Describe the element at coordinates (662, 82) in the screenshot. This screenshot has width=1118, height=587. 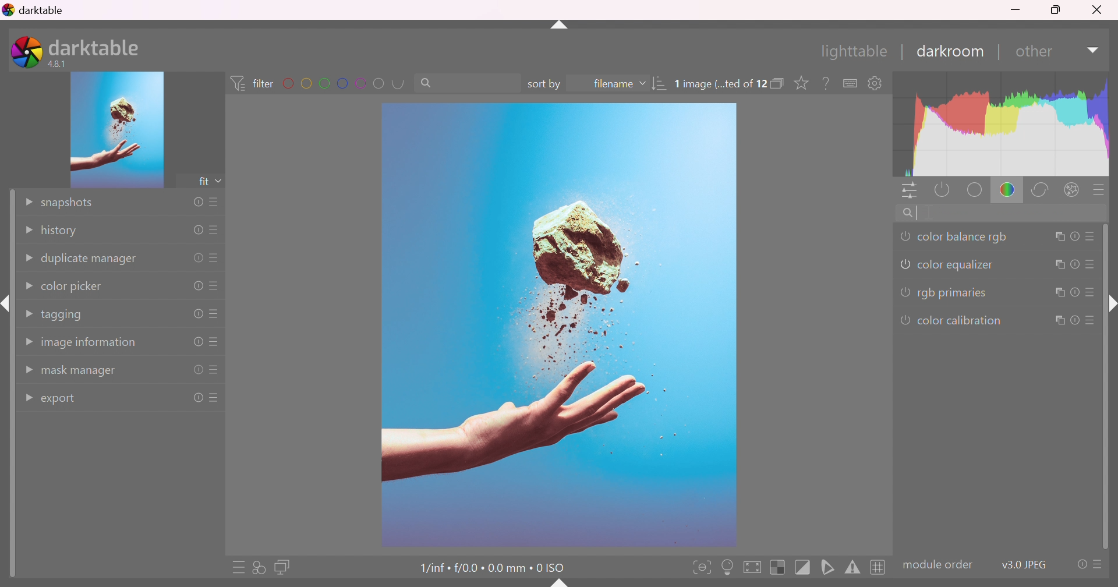
I see `sort` at that location.